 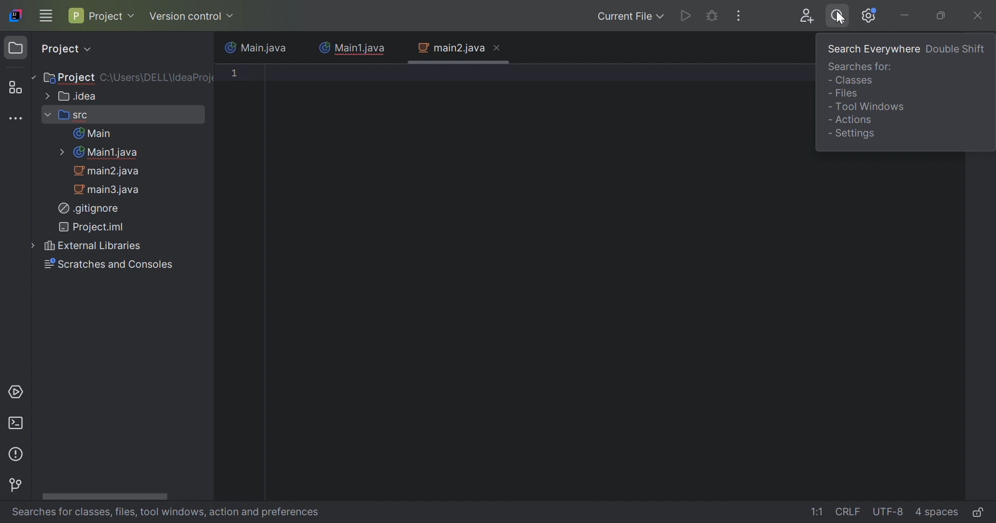 What do you see at coordinates (16, 117) in the screenshot?
I see `More tool windows` at bounding box center [16, 117].